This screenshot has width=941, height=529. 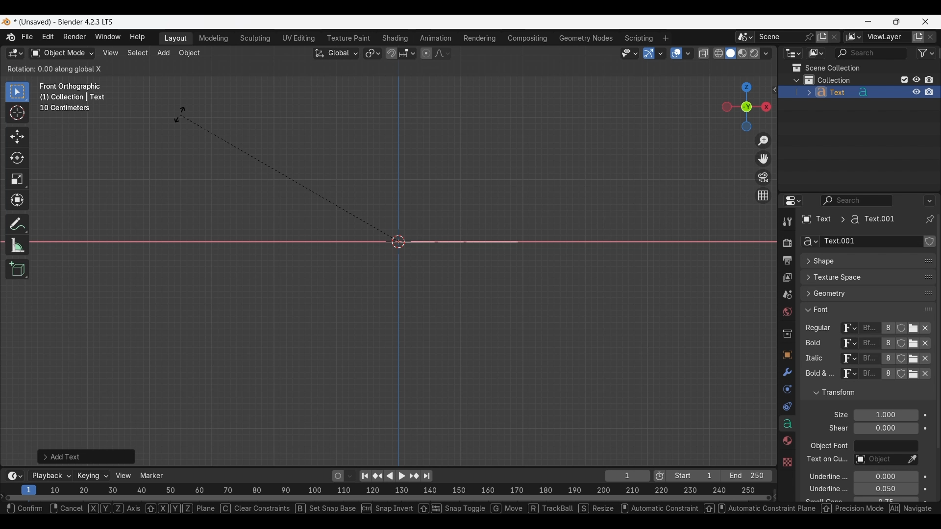 What do you see at coordinates (887, 37) in the screenshot?
I see `Name view layer` at bounding box center [887, 37].